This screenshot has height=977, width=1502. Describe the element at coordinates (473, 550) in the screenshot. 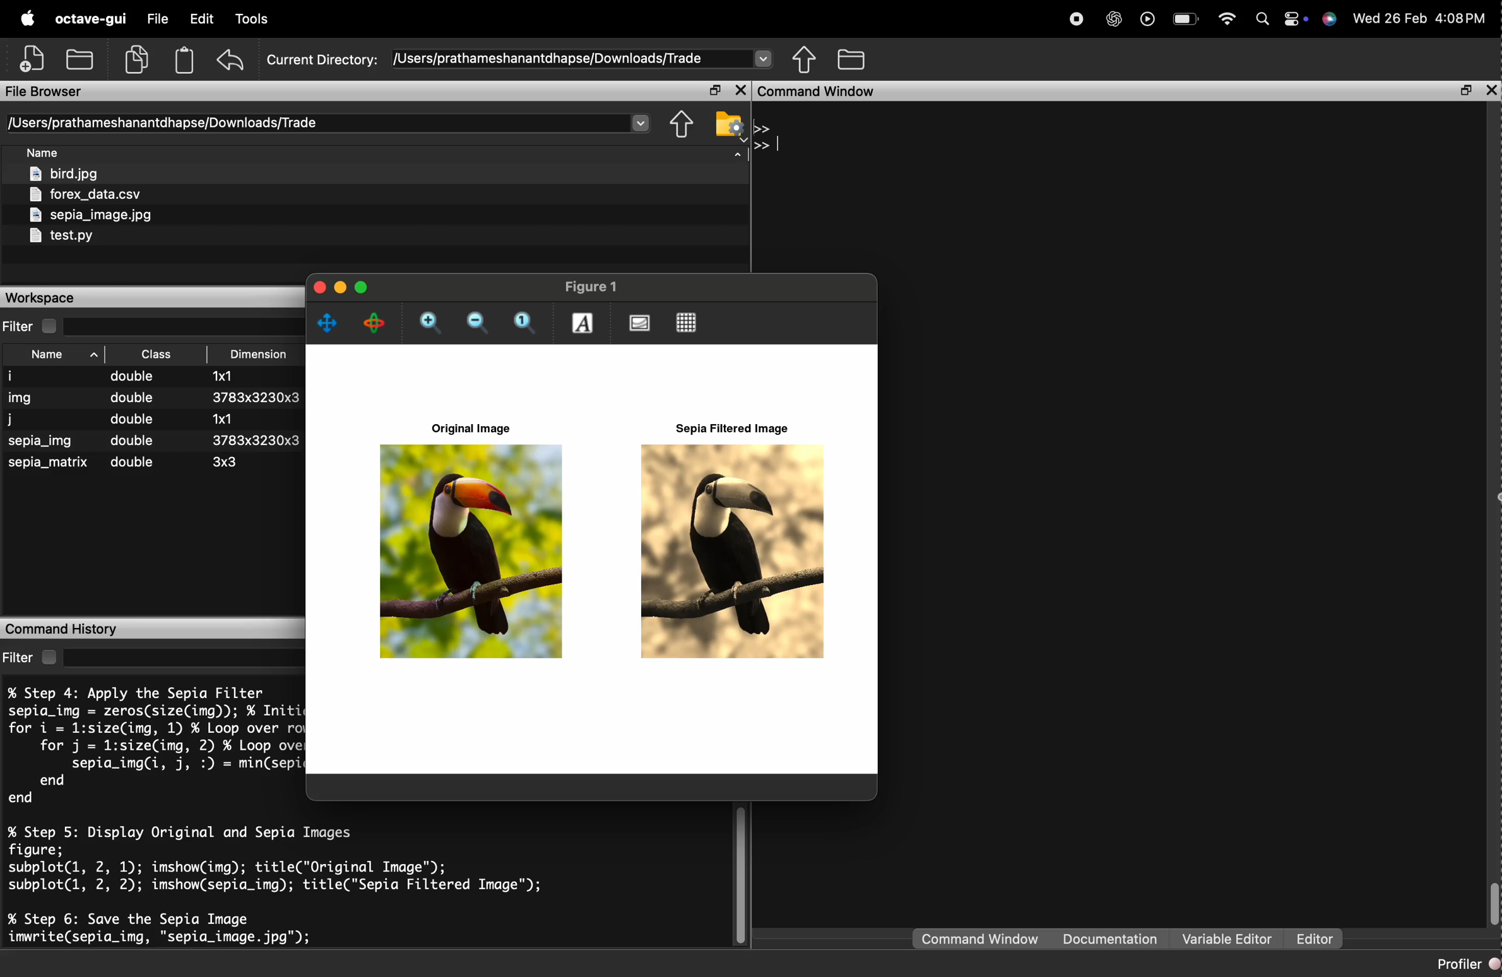

I see `Original Image` at that location.